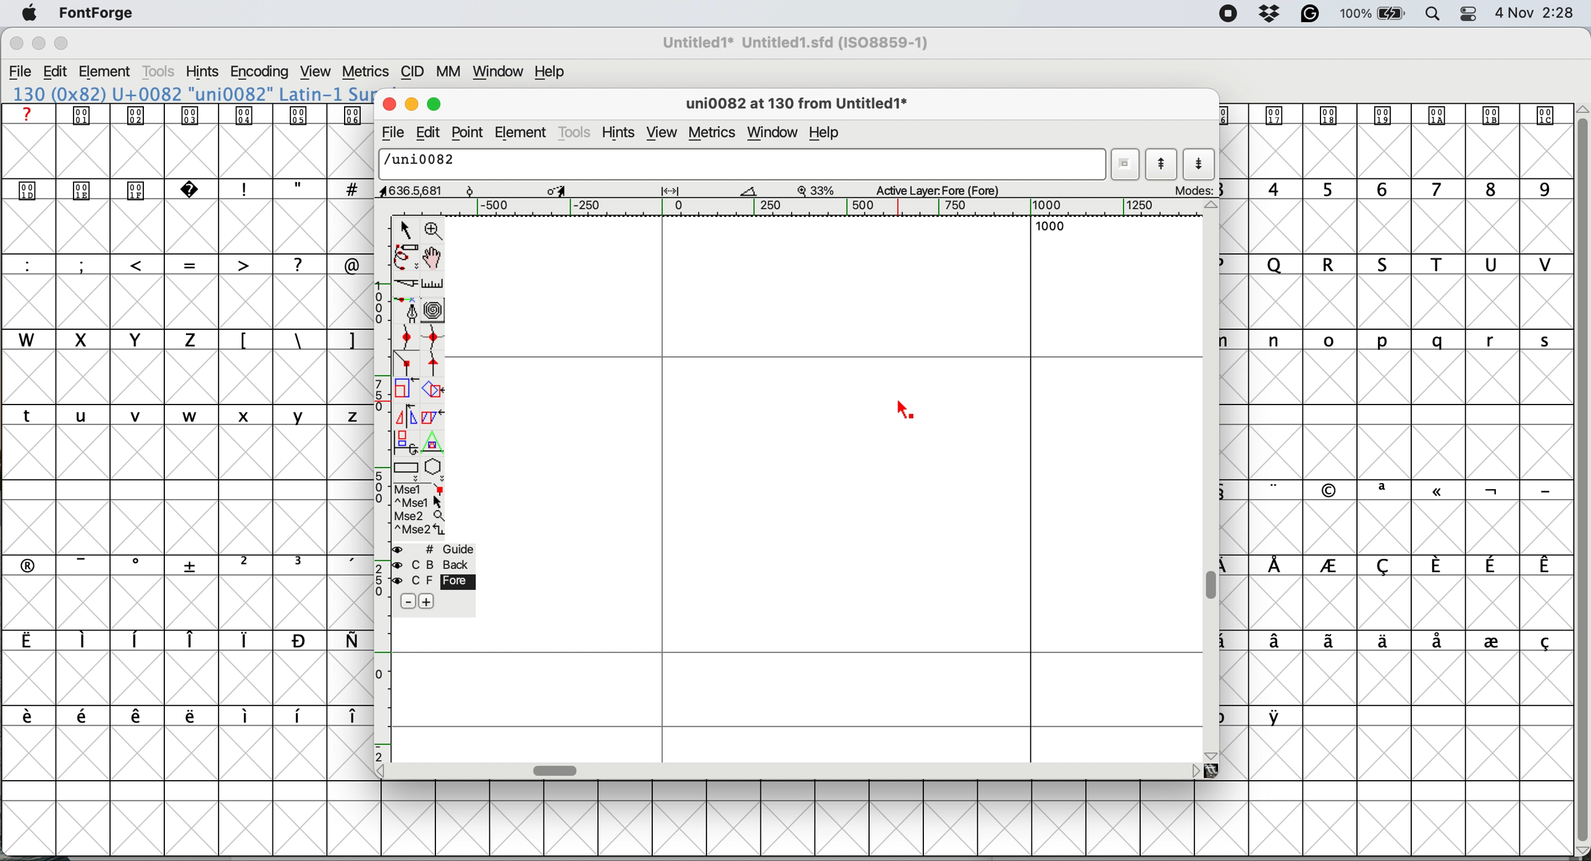  I want to click on symbols, so click(1411, 490).